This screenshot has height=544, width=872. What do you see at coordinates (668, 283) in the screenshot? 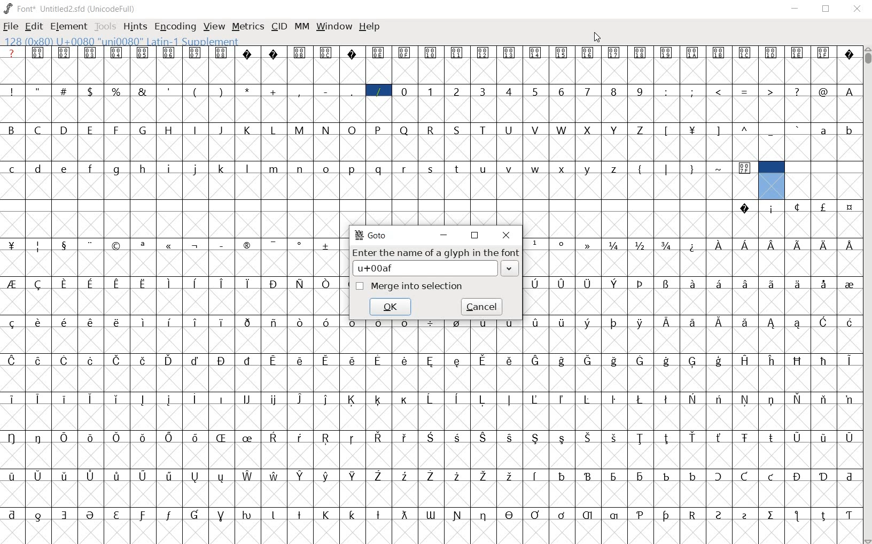
I see `Symbol` at bounding box center [668, 283].